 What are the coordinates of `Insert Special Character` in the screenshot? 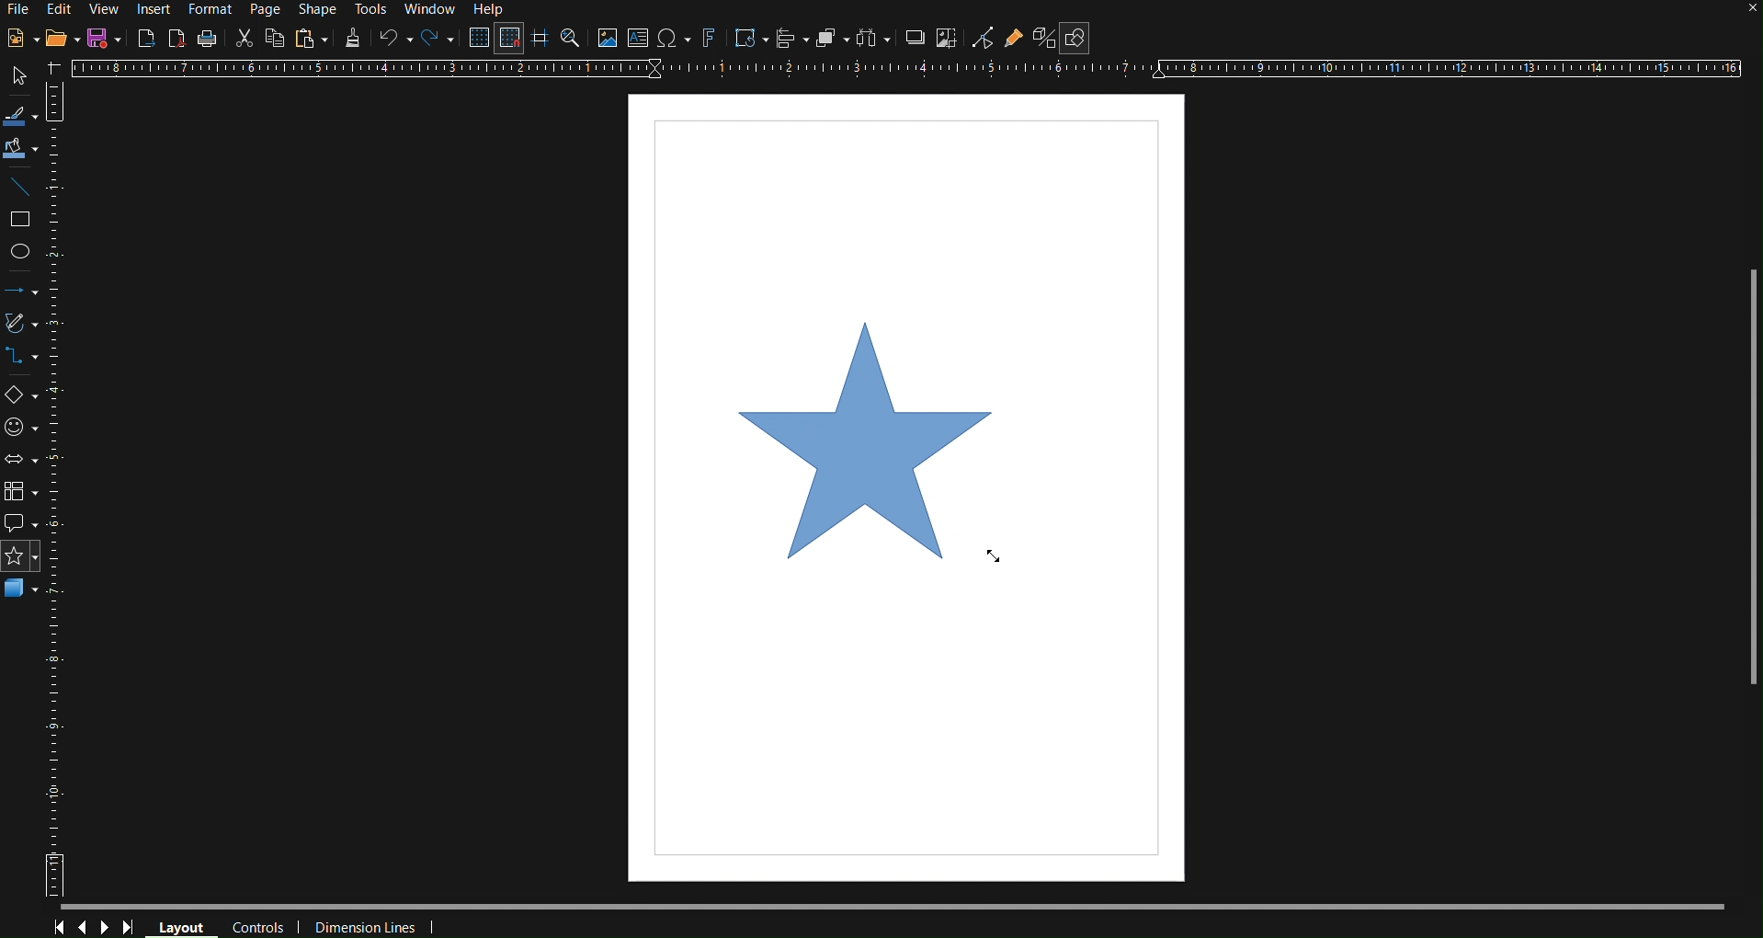 It's located at (673, 40).